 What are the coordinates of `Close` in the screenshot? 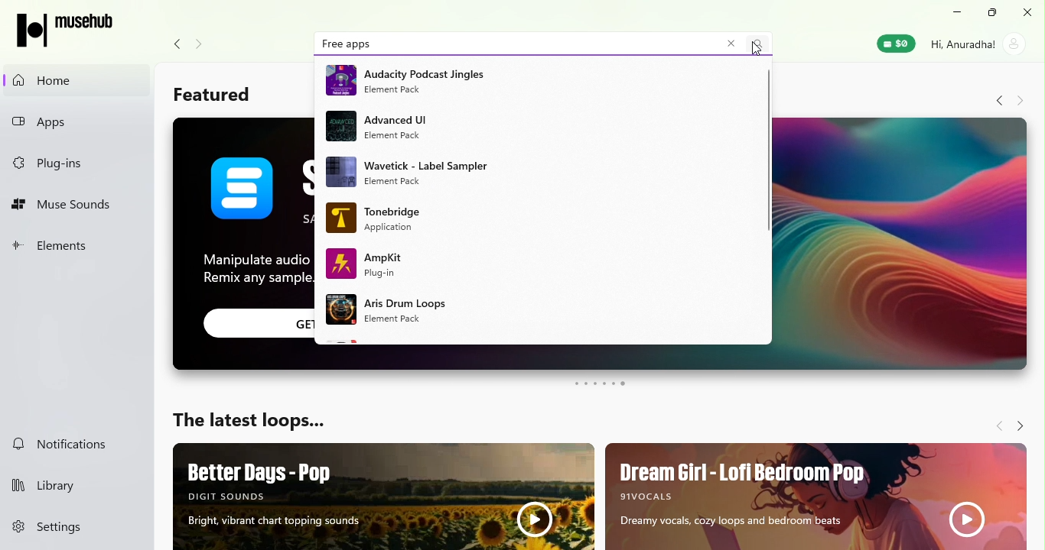 It's located at (1029, 13).